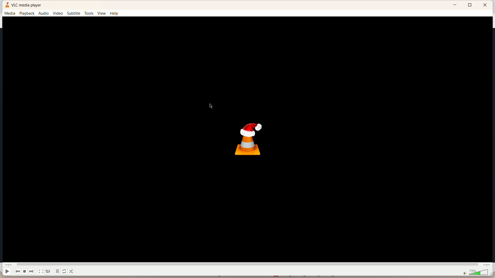 This screenshot has width=495, height=278. Describe the element at coordinates (476, 273) in the screenshot. I see `volume bar` at that location.